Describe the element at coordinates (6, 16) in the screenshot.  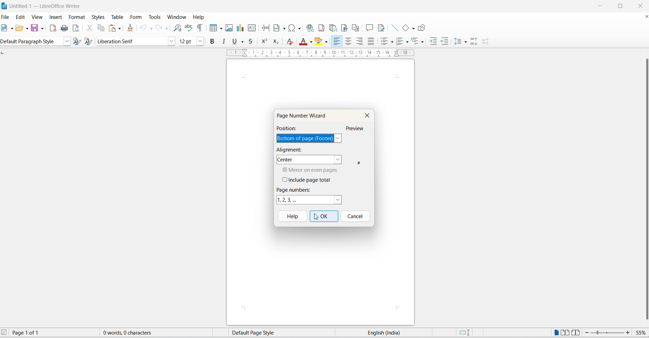
I see `file` at that location.